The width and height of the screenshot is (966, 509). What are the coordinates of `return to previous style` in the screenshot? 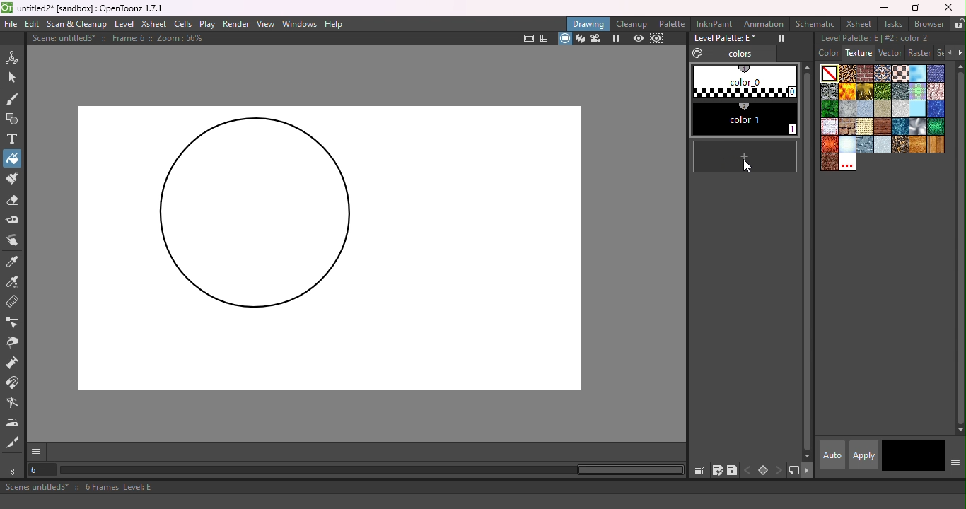 It's located at (927, 455).